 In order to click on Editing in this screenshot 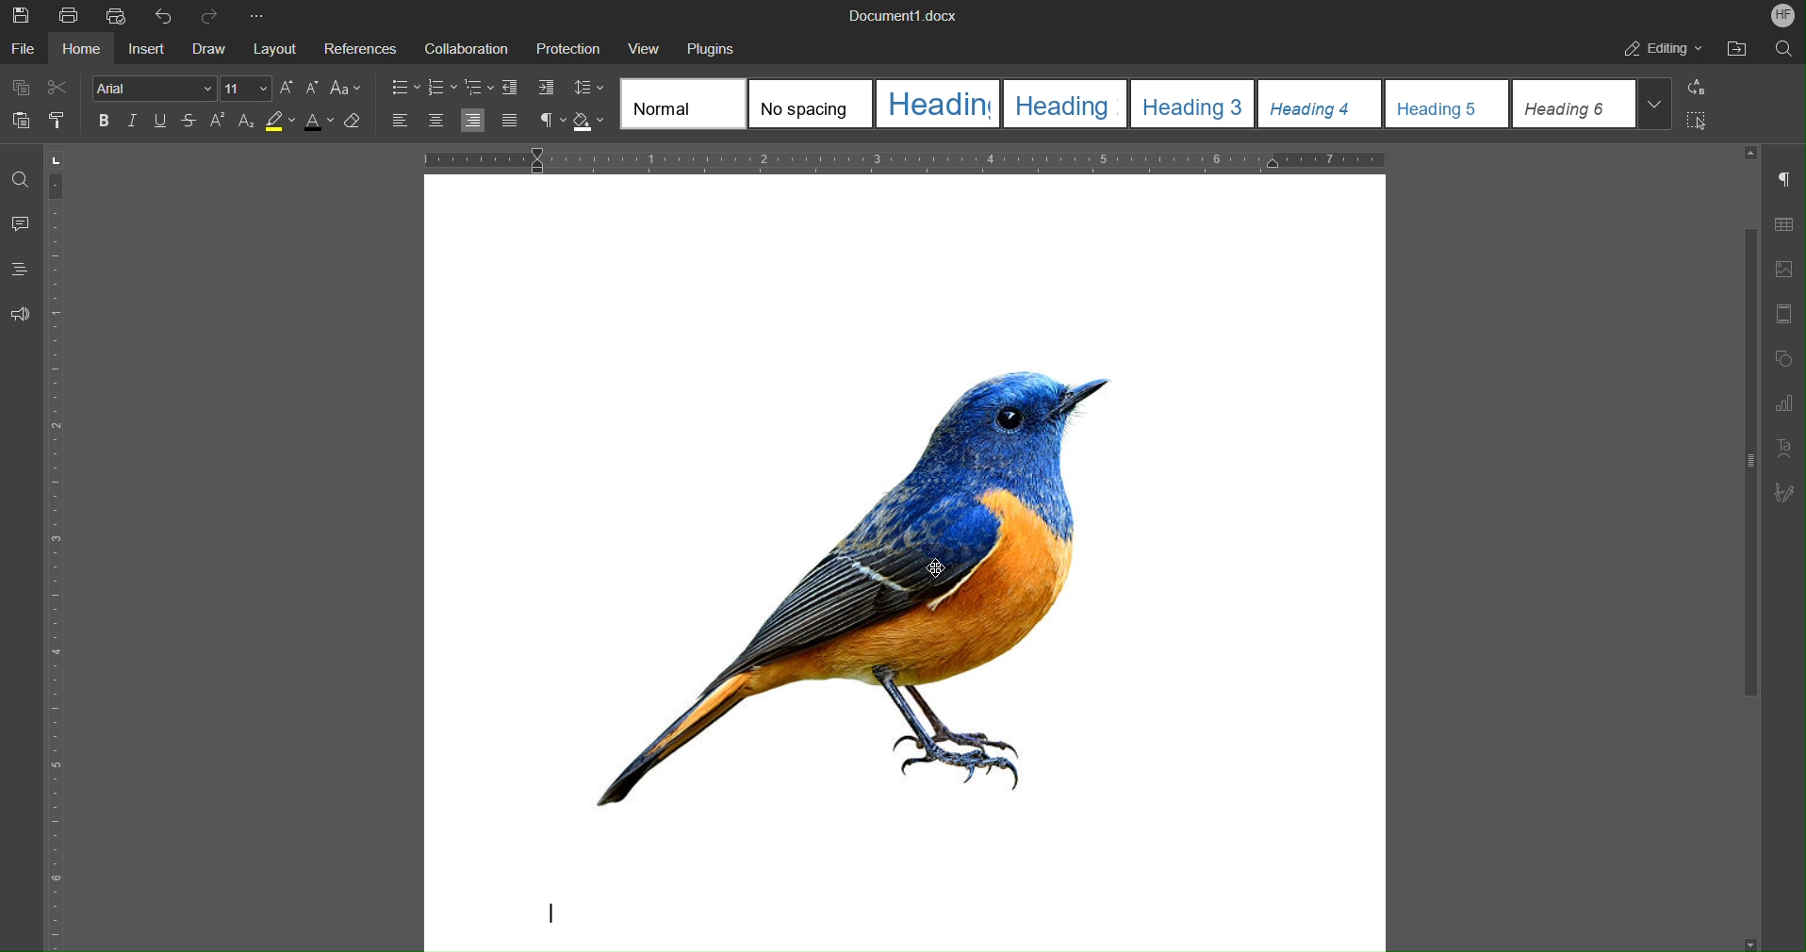, I will do `click(1659, 50)`.